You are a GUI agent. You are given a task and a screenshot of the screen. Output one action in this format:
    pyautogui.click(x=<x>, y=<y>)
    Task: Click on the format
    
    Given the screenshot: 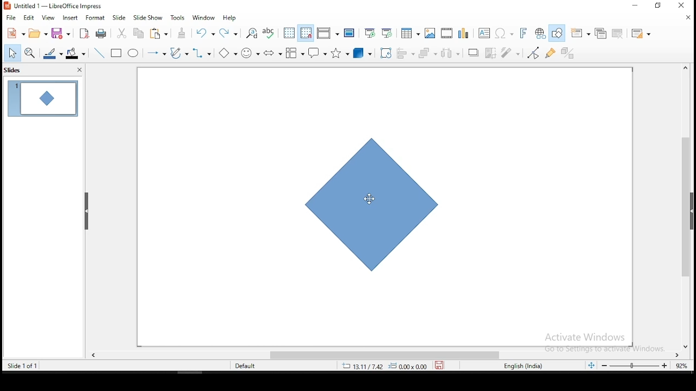 What is the action you would take?
    pyautogui.click(x=97, y=17)
    